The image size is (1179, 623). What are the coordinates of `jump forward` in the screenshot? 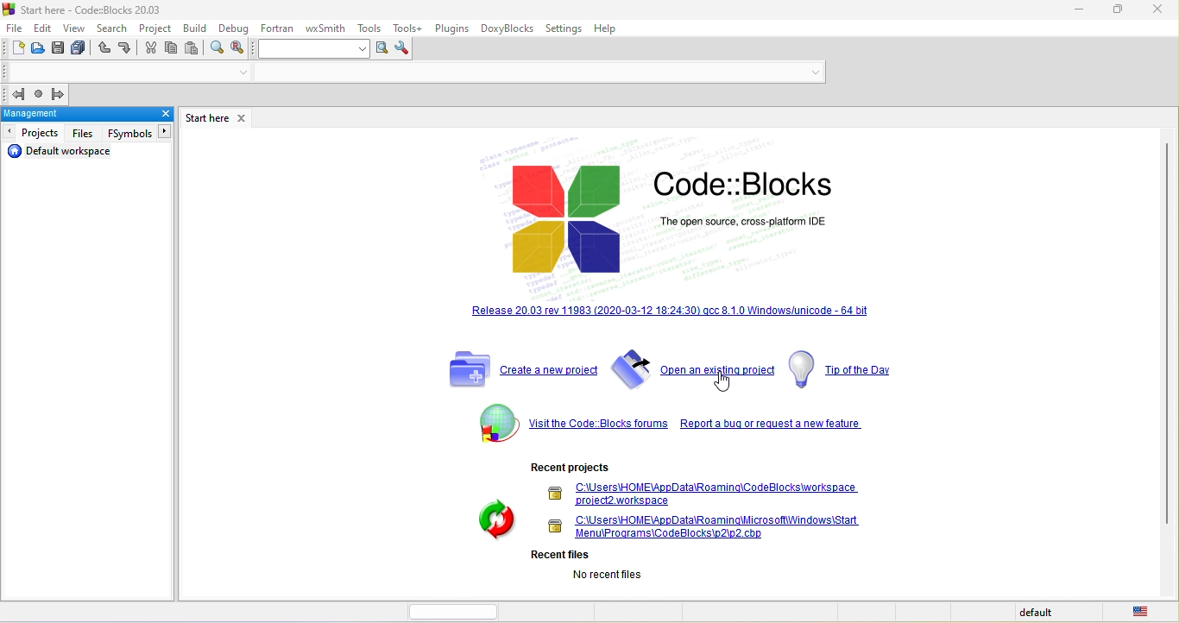 It's located at (61, 92).